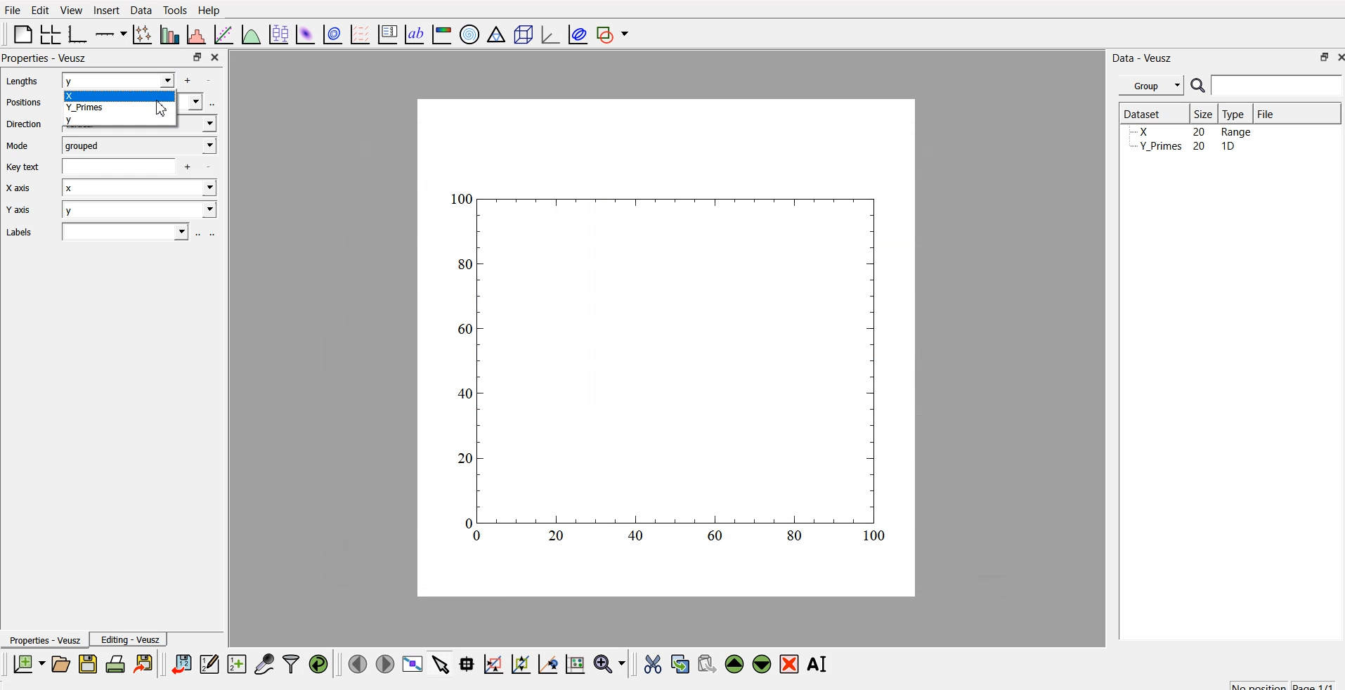 Image resolution: width=1345 pixels, height=690 pixels. I want to click on reload linked dataset, so click(318, 662).